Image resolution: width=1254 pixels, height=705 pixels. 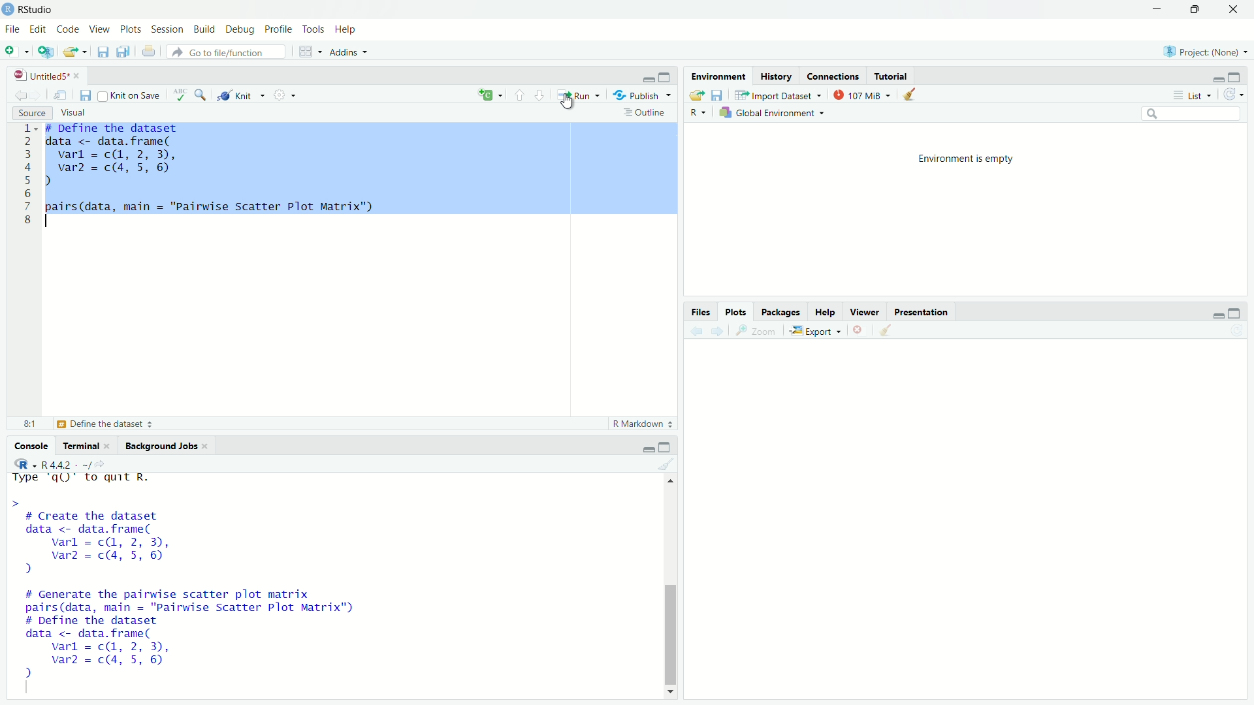 I want to click on Publish, so click(x=641, y=94).